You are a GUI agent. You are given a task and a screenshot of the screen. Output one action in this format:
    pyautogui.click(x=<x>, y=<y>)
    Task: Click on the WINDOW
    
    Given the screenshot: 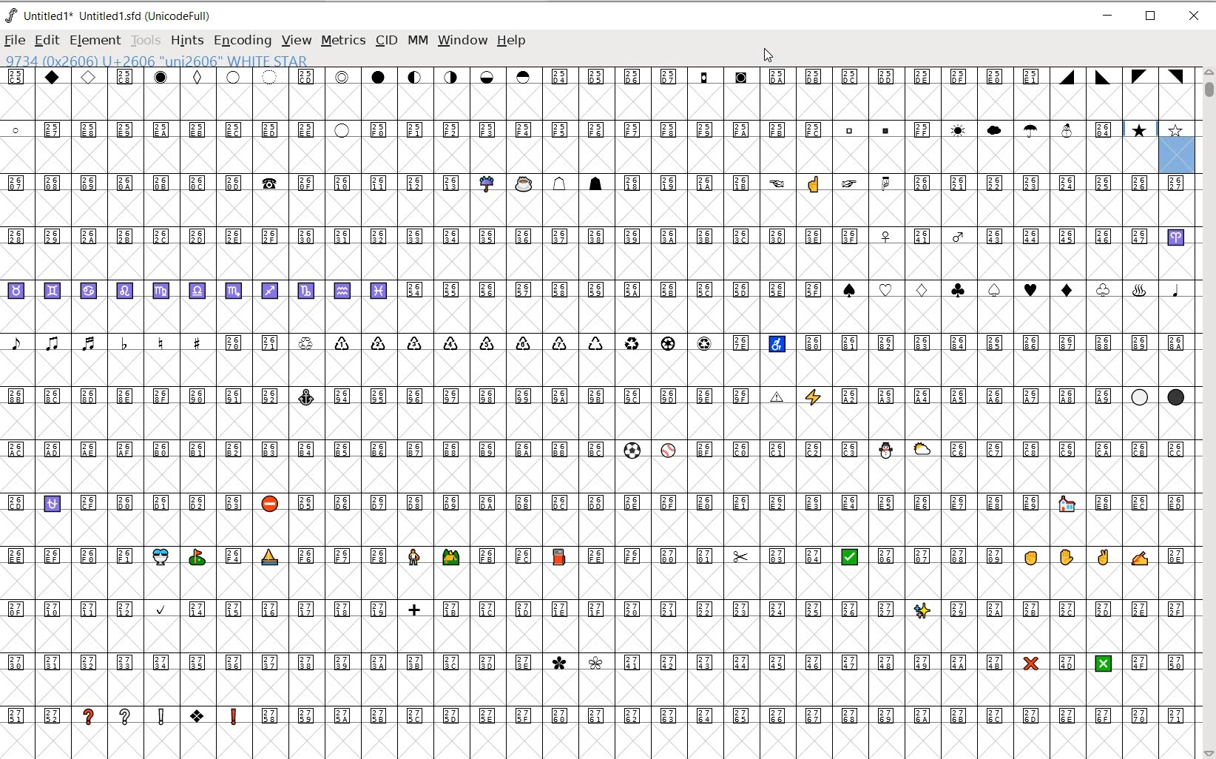 What is the action you would take?
    pyautogui.click(x=462, y=40)
    